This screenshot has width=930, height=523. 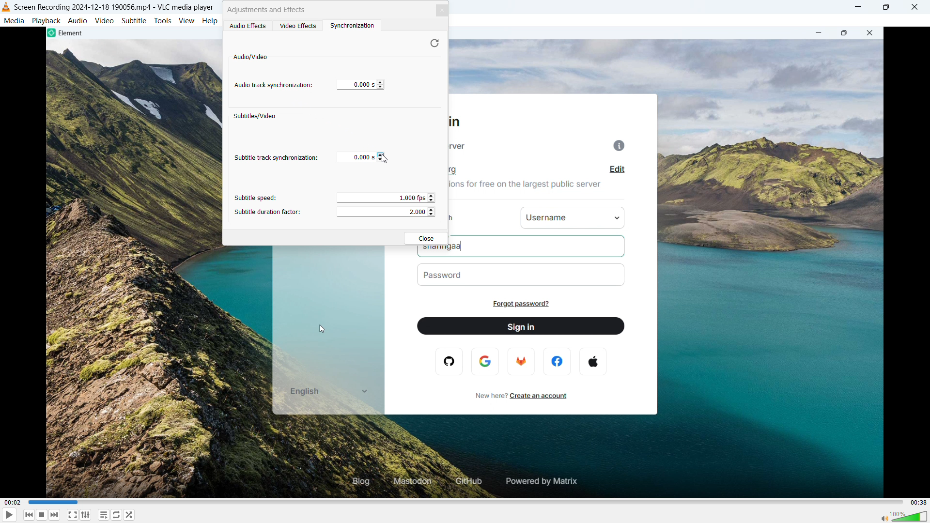 What do you see at coordinates (274, 86) in the screenshot?
I see `audio track synchronization` at bounding box center [274, 86].